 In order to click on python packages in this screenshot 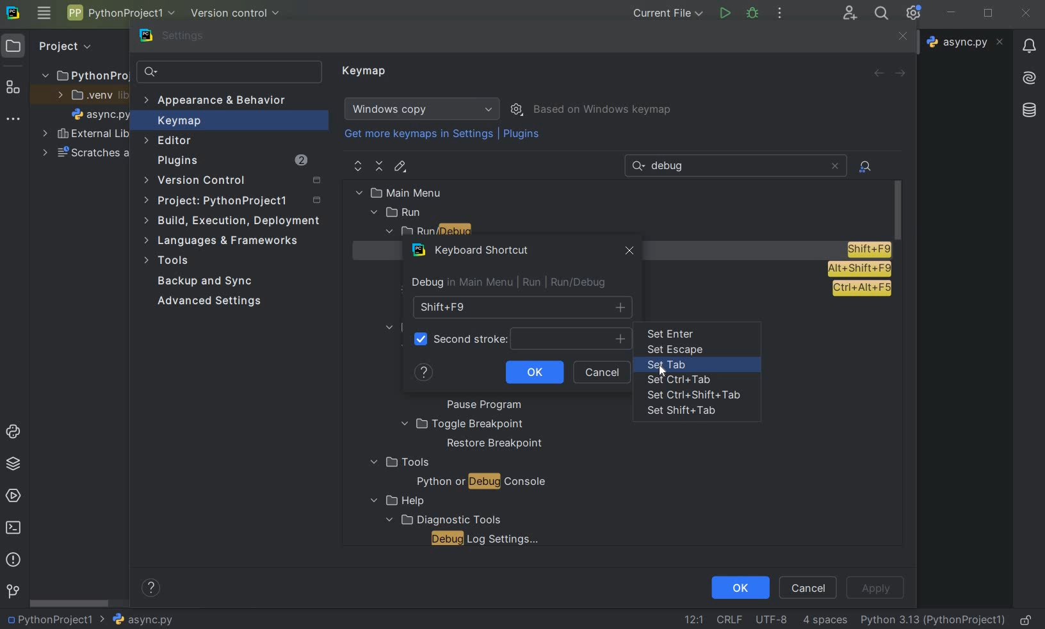, I will do `click(15, 464)`.